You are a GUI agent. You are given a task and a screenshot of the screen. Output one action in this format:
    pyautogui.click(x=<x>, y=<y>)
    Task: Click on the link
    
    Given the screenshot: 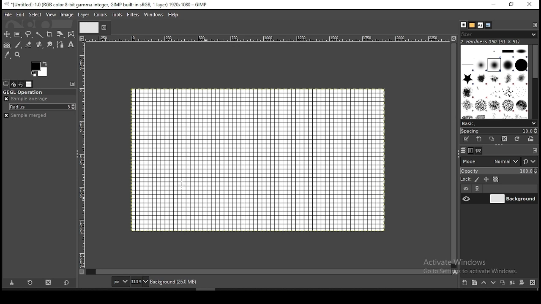 What is the action you would take?
    pyautogui.click(x=479, y=188)
    